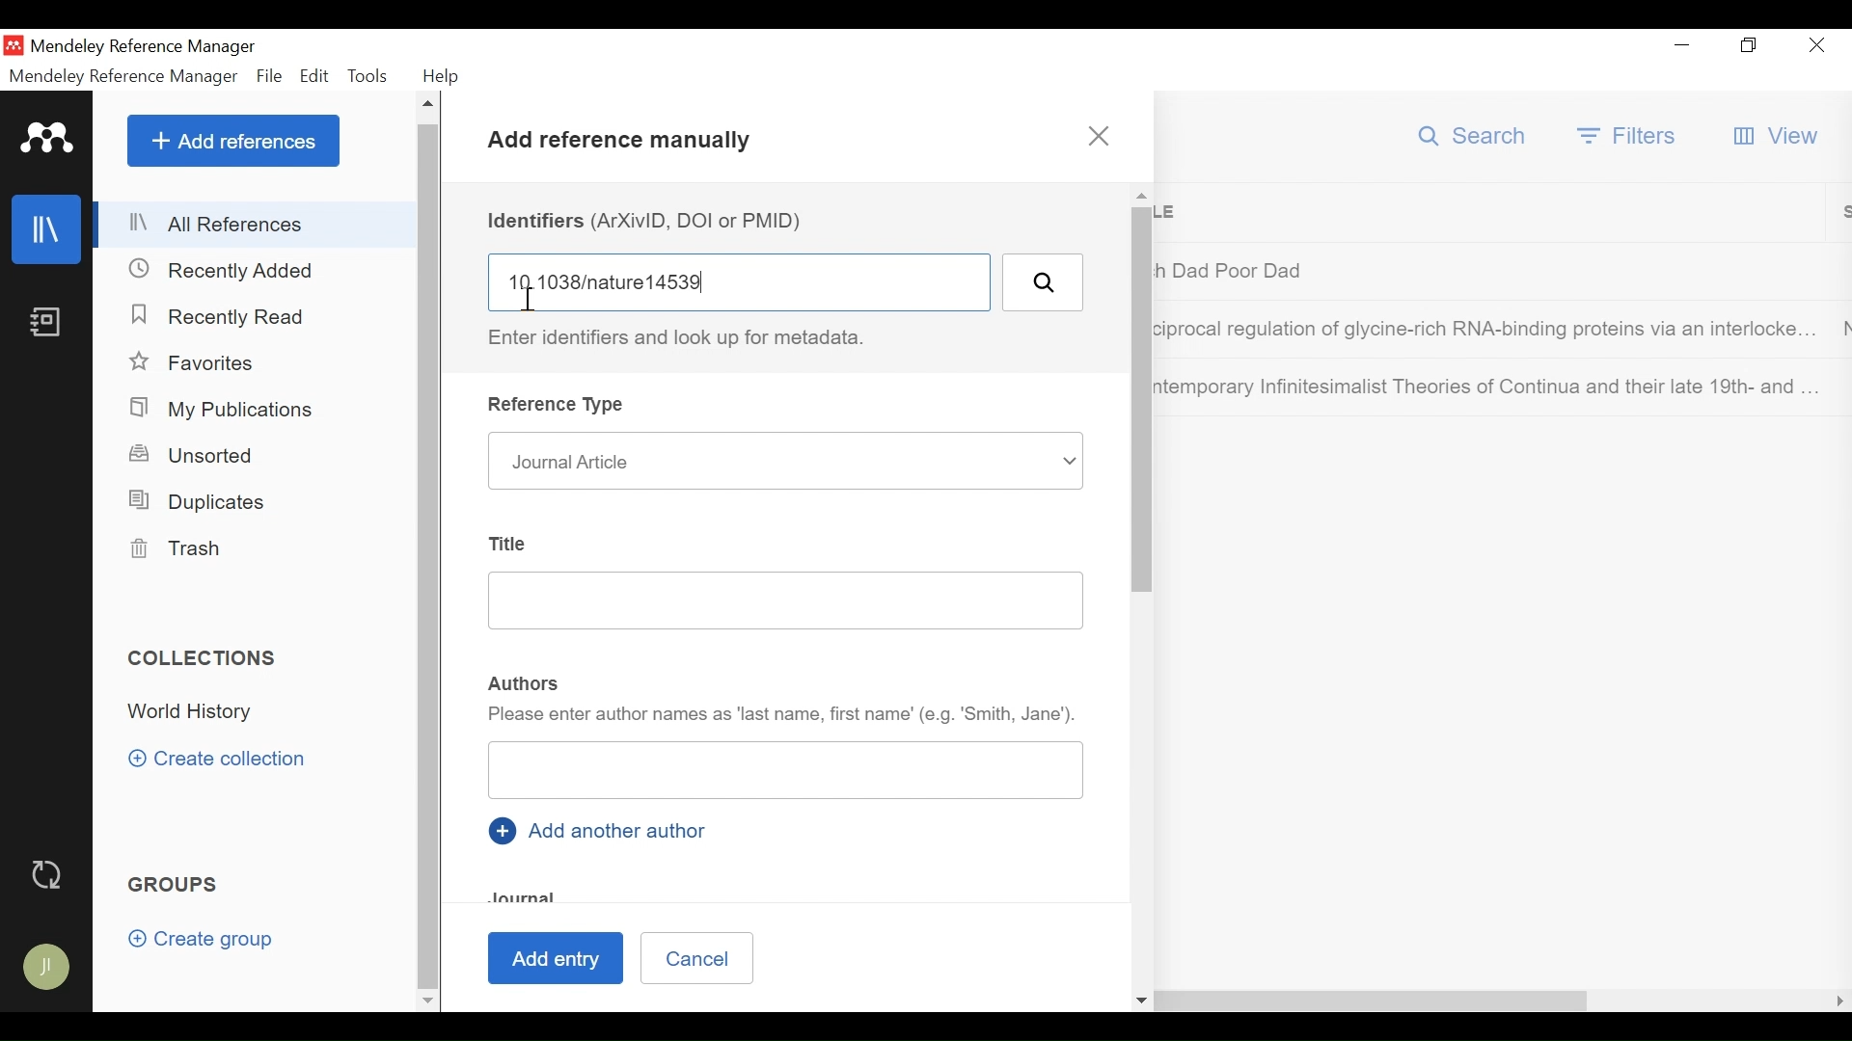 The height and width of the screenshot is (1041, 1852). I want to click on Trash, so click(177, 549).